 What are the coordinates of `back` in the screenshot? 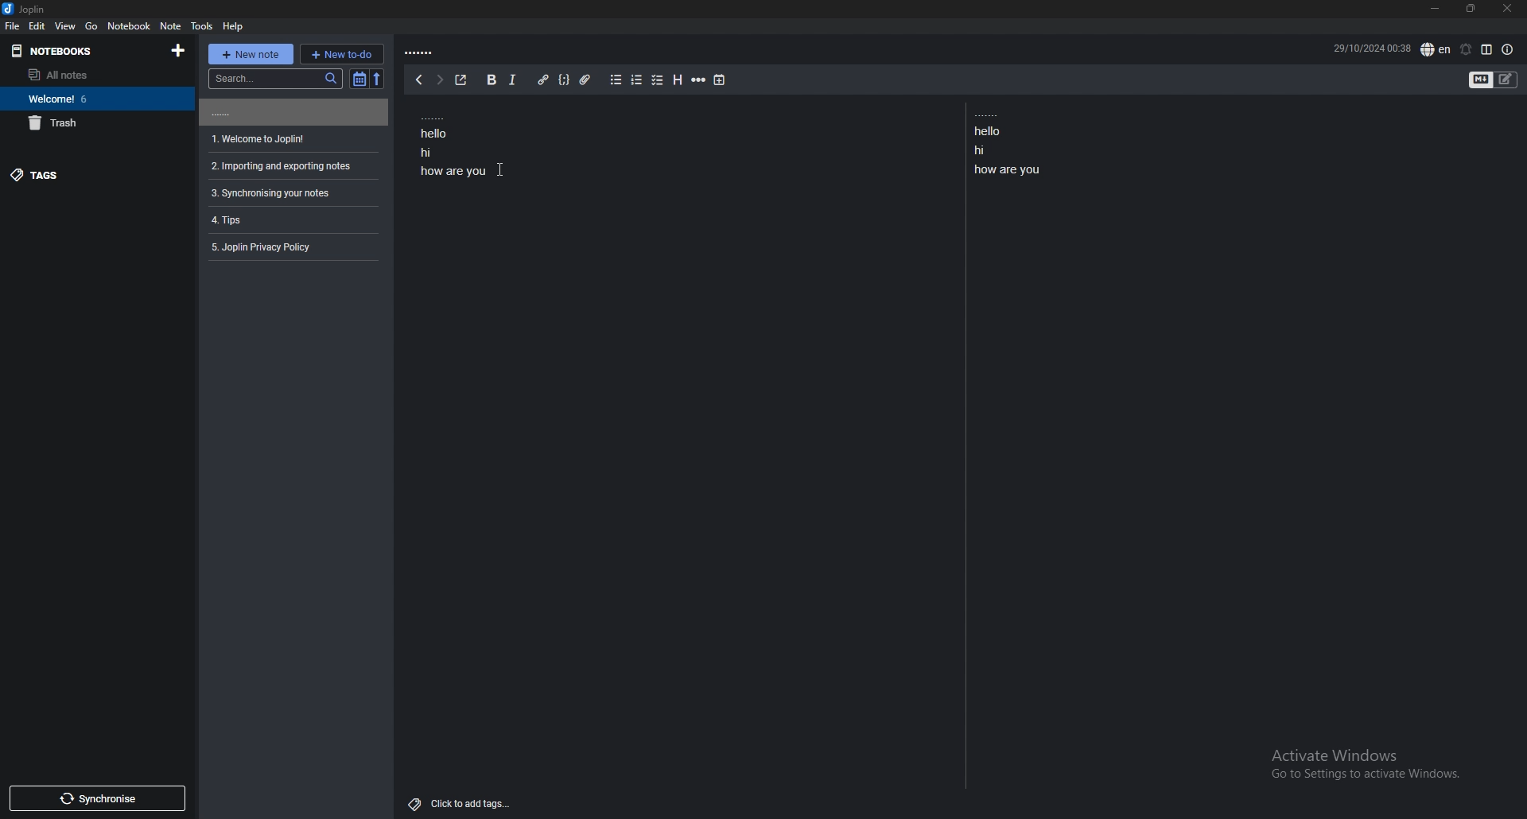 It's located at (419, 80).